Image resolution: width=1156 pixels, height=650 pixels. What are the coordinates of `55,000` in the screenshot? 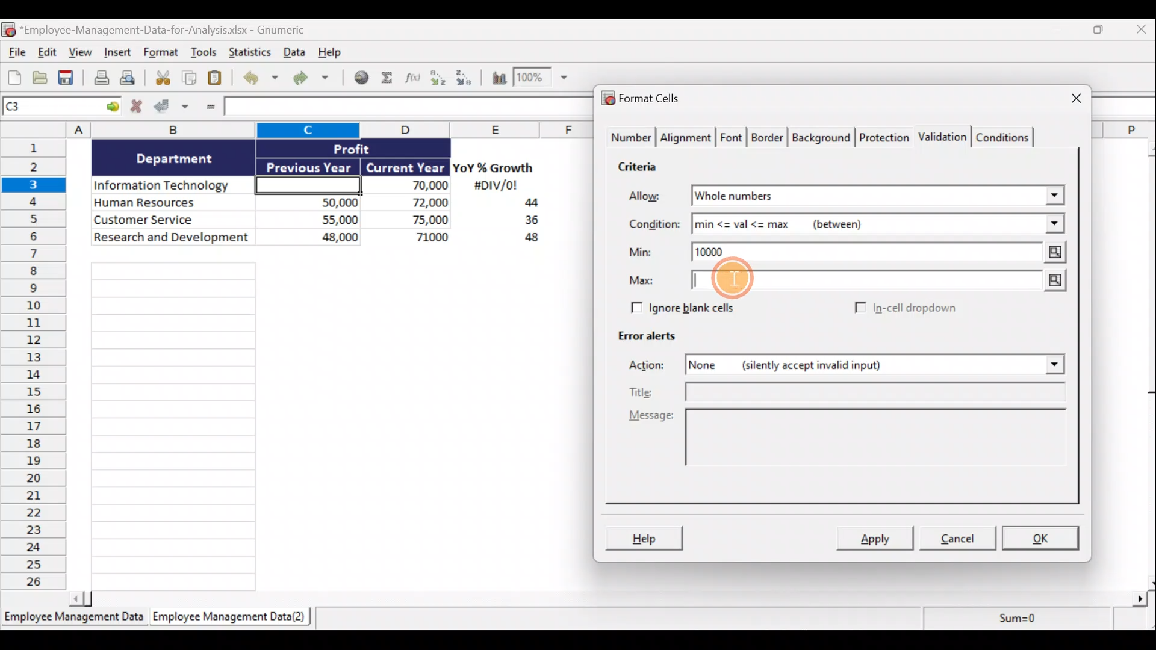 It's located at (315, 219).